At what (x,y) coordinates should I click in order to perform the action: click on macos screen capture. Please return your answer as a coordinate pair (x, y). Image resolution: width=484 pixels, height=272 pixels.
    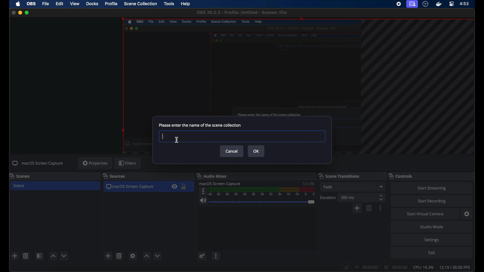
    Looking at the image, I should click on (131, 187).